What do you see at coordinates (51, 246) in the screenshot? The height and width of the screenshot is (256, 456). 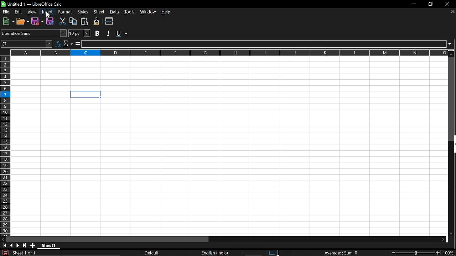 I see `Current sheet` at bounding box center [51, 246].